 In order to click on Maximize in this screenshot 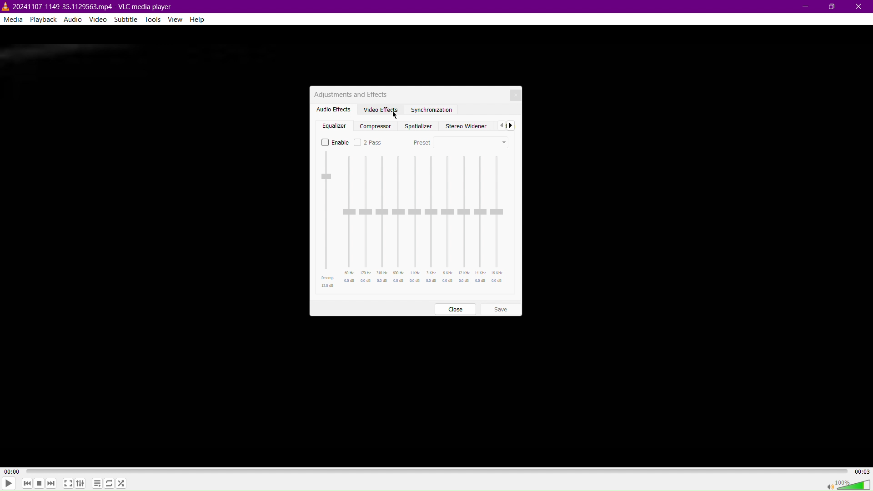, I will do `click(832, 7)`.